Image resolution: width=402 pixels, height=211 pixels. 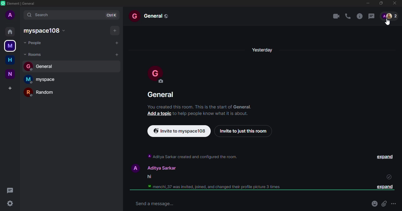 I want to click on expand, so click(x=383, y=187).